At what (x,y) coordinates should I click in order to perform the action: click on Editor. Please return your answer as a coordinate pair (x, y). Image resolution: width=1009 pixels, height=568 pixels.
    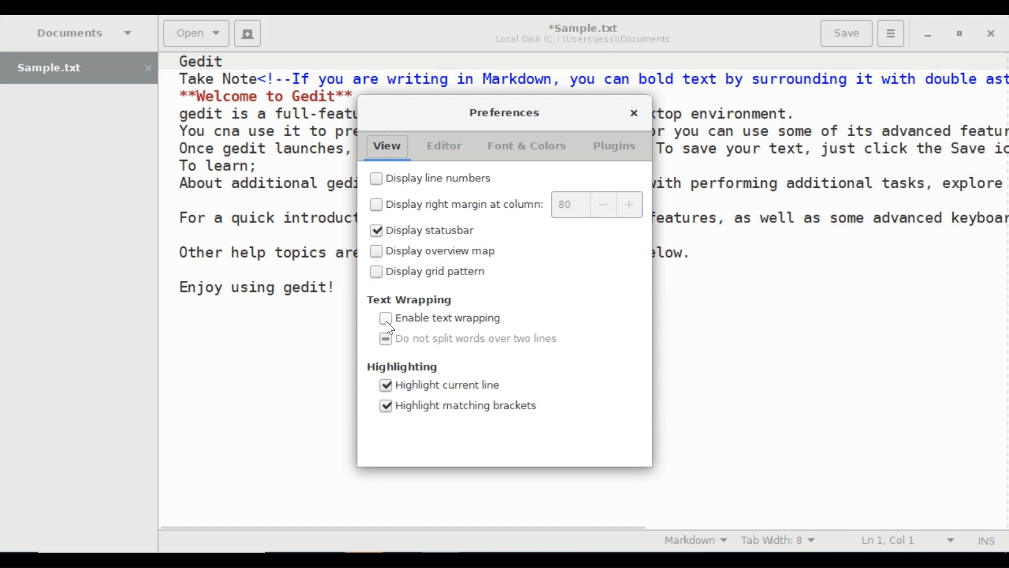
    Looking at the image, I should click on (446, 146).